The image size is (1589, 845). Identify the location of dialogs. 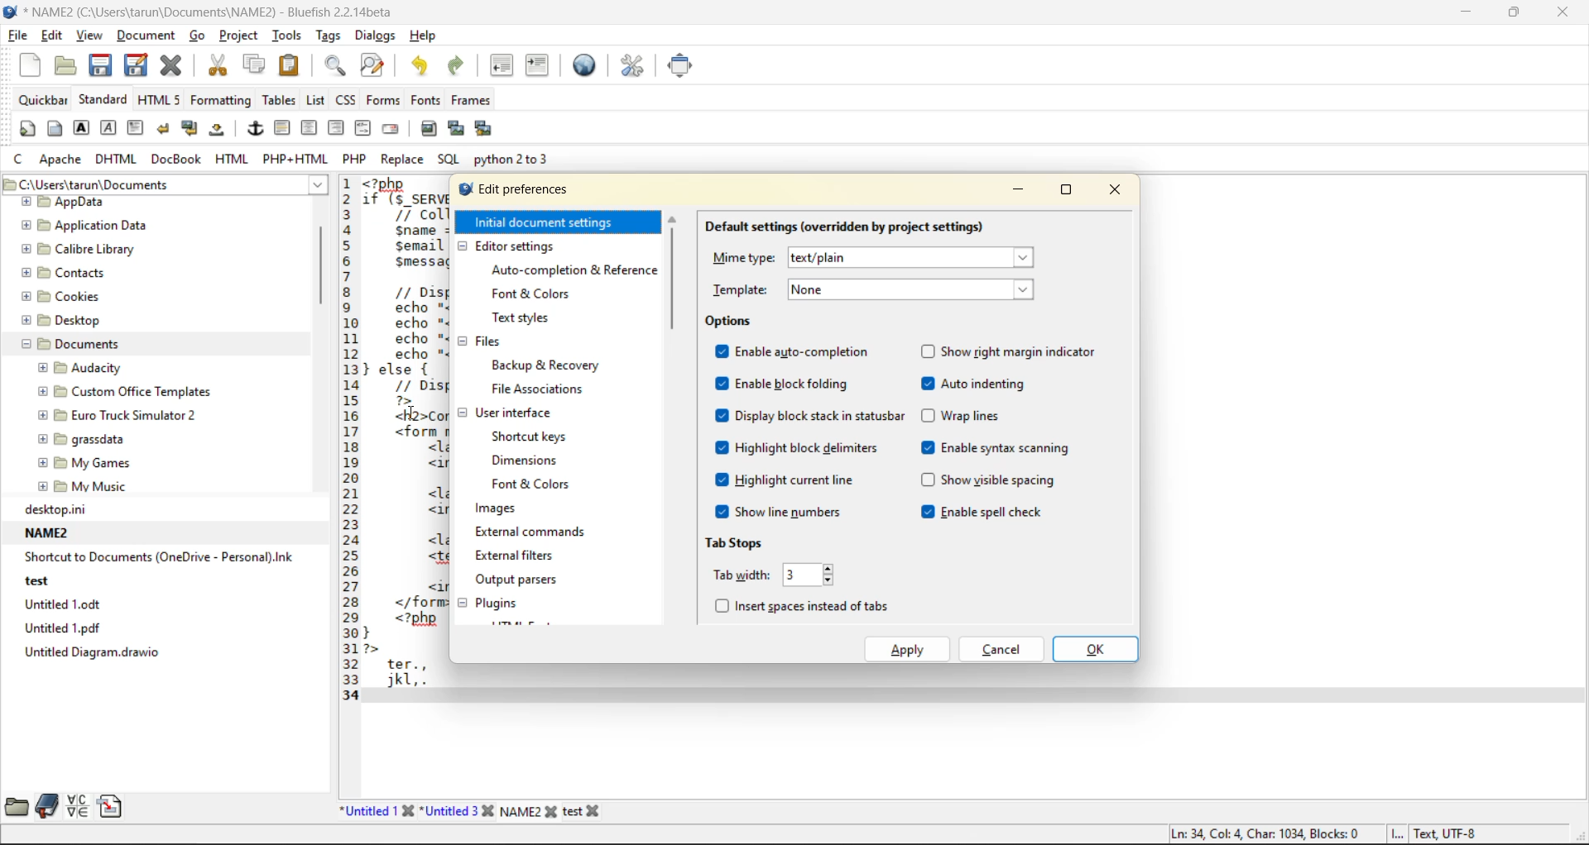
(377, 36).